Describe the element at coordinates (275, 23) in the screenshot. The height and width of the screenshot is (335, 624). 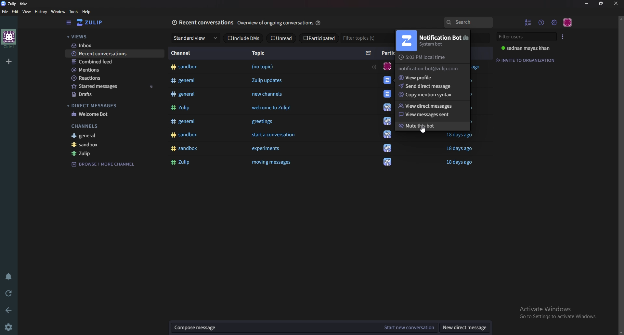
I see `overview of ongoing conversation` at that location.